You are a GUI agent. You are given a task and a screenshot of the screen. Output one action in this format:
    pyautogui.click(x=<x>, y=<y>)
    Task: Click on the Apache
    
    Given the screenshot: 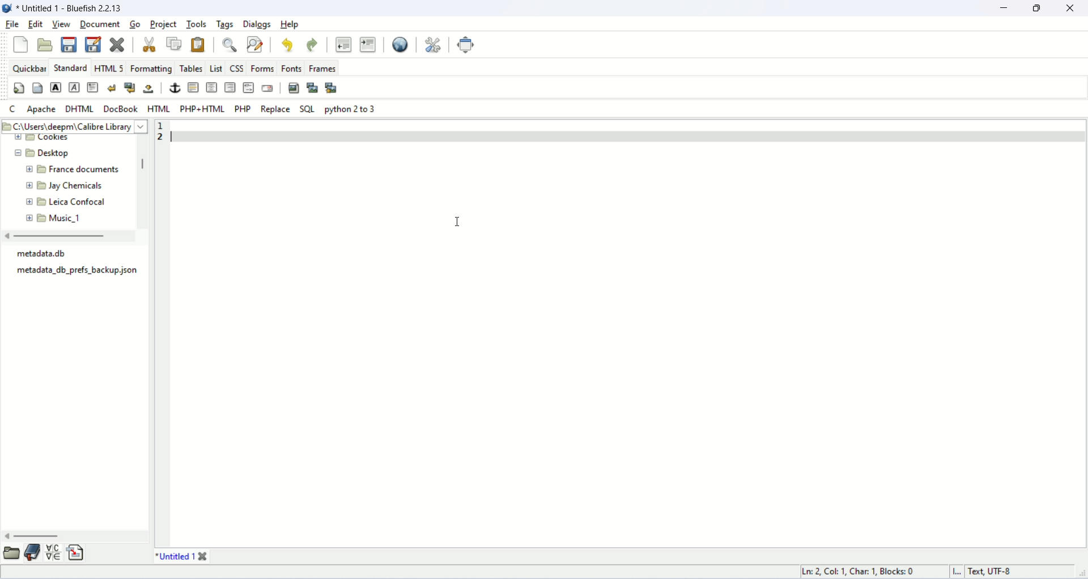 What is the action you would take?
    pyautogui.click(x=41, y=109)
    